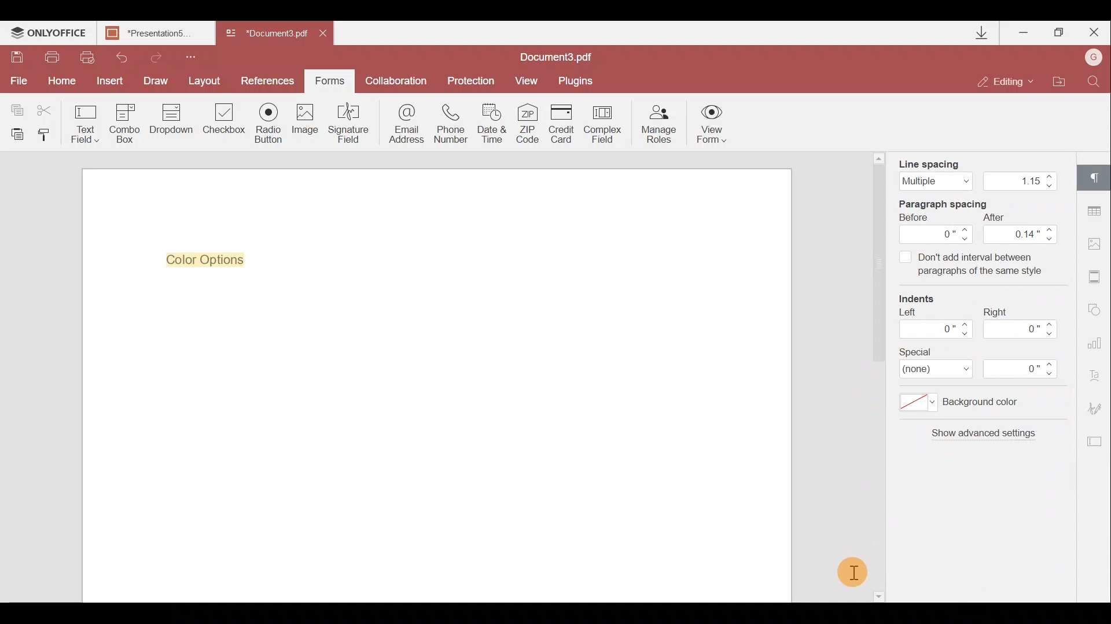 This screenshot has height=624, width=1111. I want to click on Email address, so click(402, 127).